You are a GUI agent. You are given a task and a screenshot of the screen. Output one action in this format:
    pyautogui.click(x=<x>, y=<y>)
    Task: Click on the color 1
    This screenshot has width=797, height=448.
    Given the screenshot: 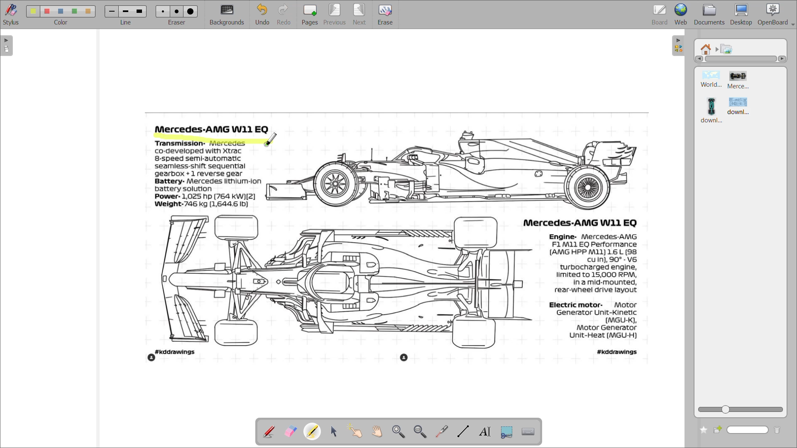 What is the action you would take?
    pyautogui.click(x=32, y=12)
    